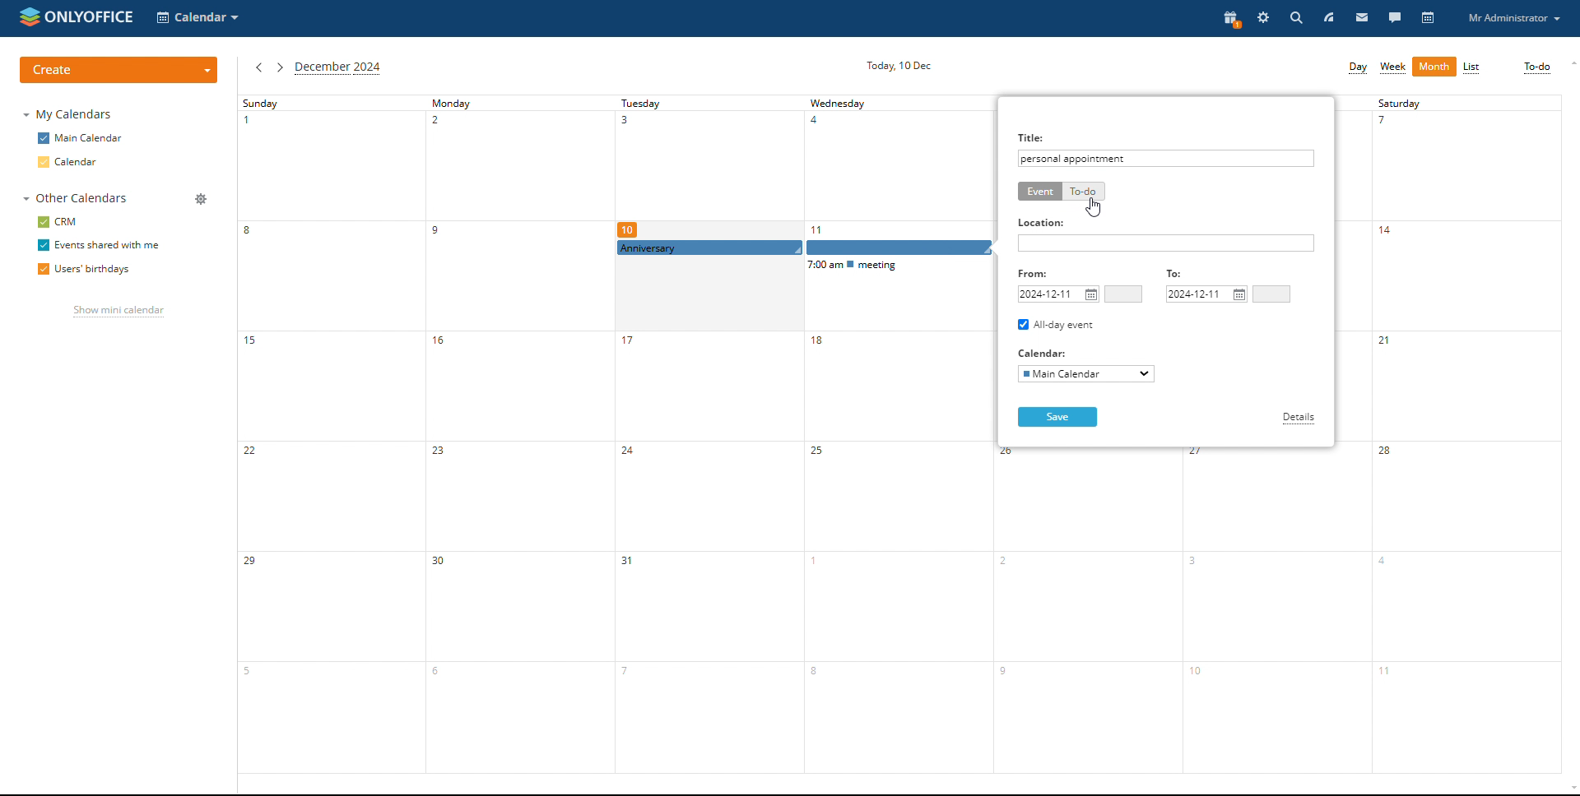  What do you see at coordinates (1294, 18) in the screenshot?
I see `search` at bounding box center [1294, 18].